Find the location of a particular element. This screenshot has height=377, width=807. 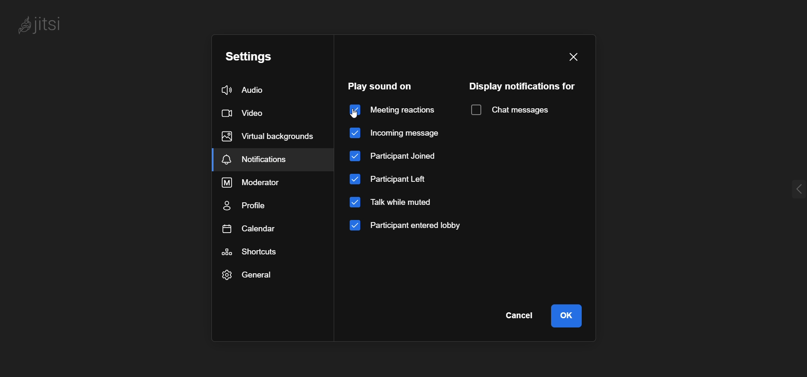

enabled meeting reaction is located at coordinates (393, 109).